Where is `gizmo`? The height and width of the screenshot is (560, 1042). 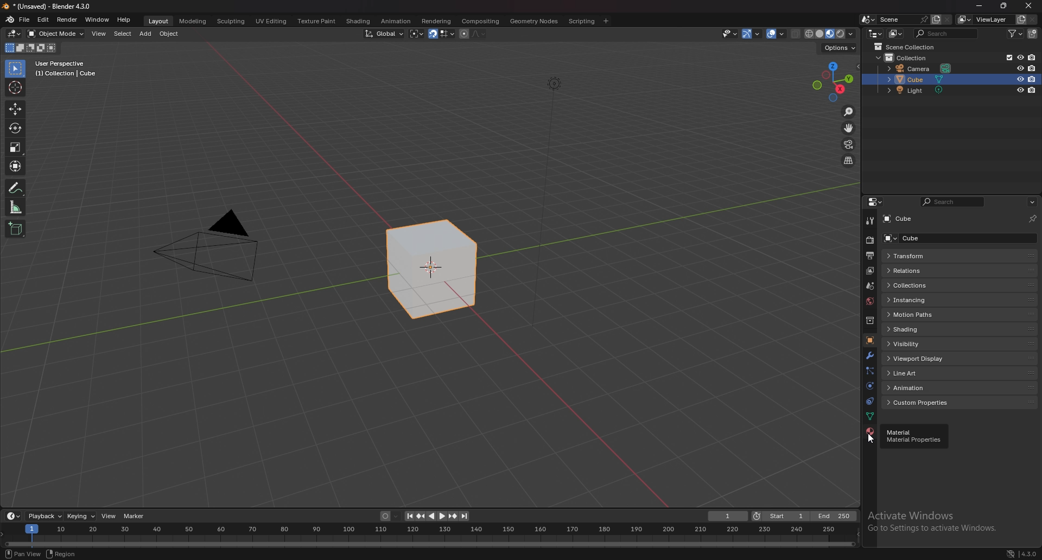
gizmo is located at coordinates (754, 33).